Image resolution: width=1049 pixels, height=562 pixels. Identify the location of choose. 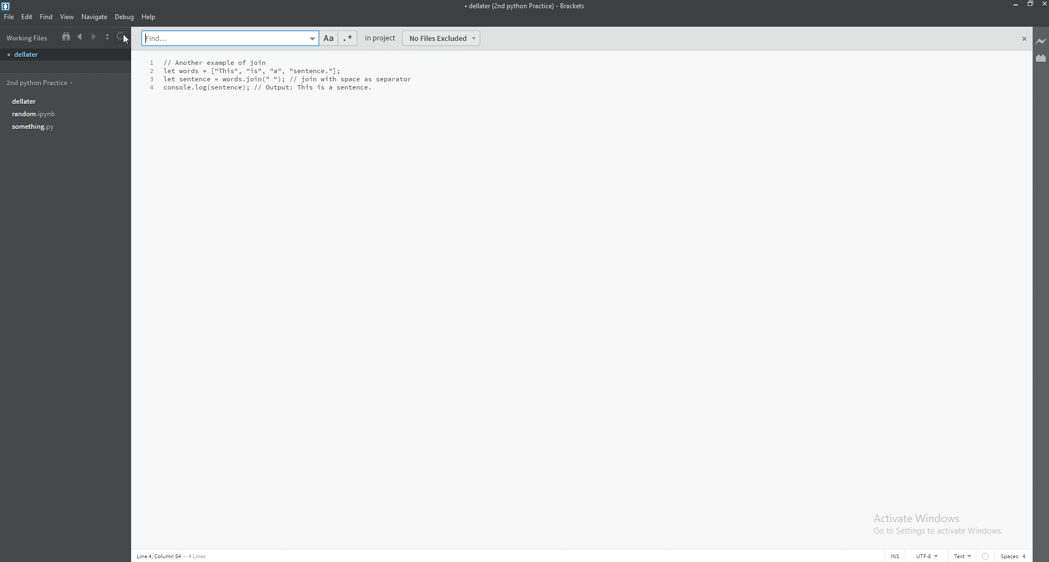
(108, 37).